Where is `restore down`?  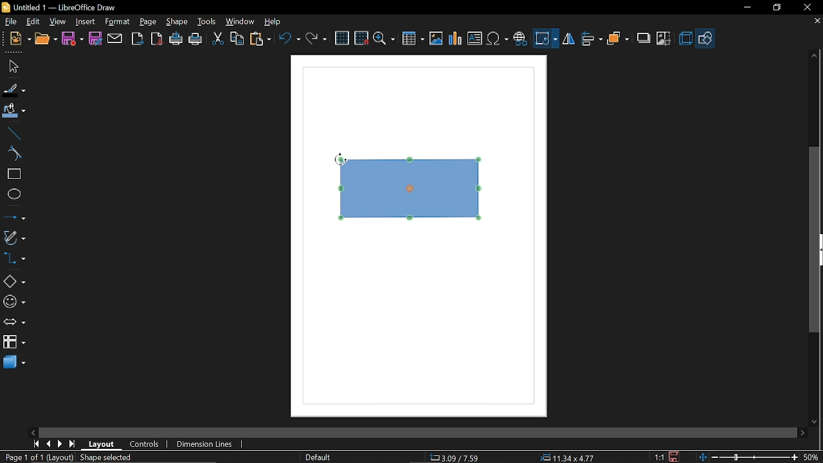
restore down is located at coordinates (777, 8).